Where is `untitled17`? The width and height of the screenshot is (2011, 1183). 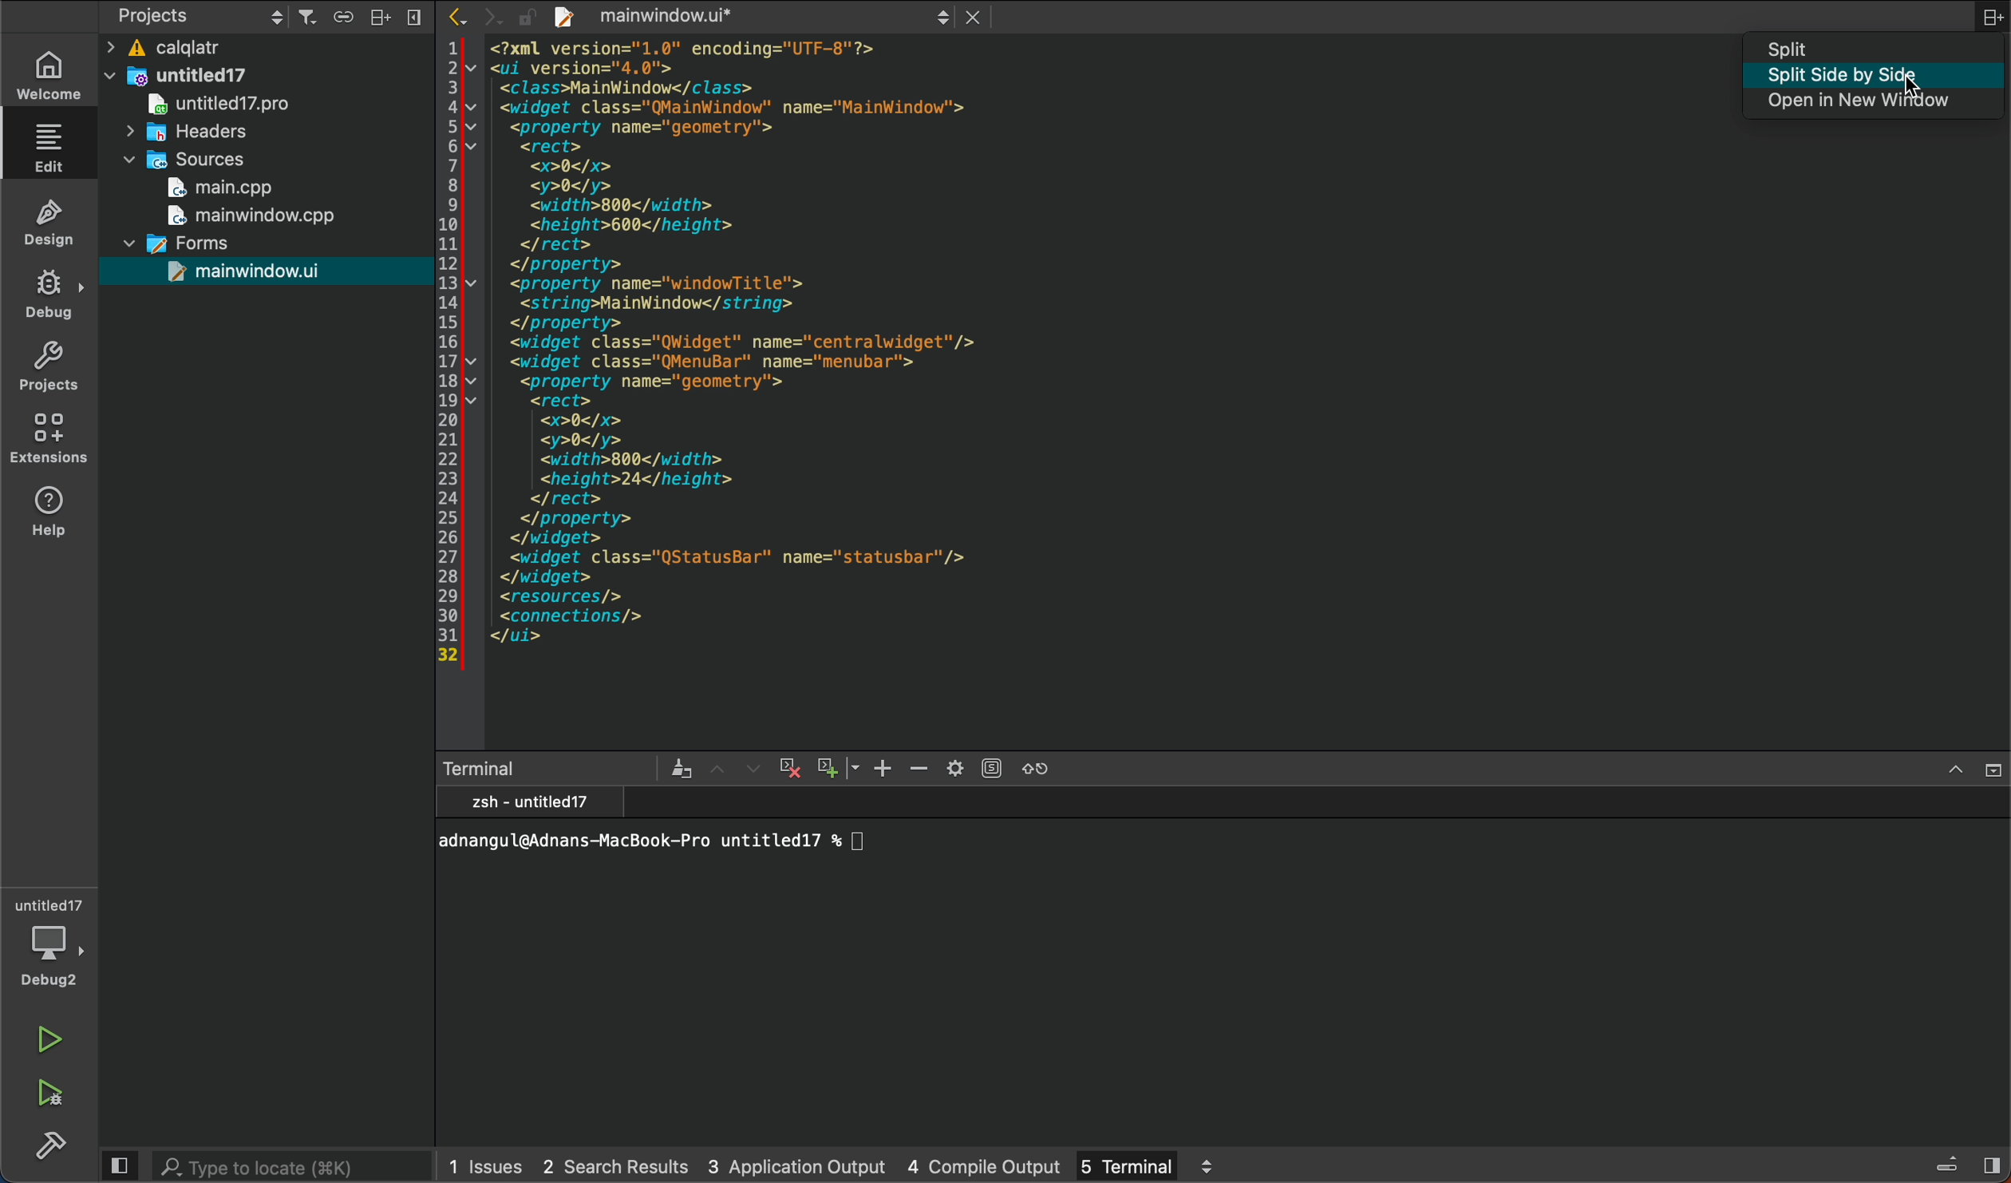 untitled17 is located at coordinates (207, 105).